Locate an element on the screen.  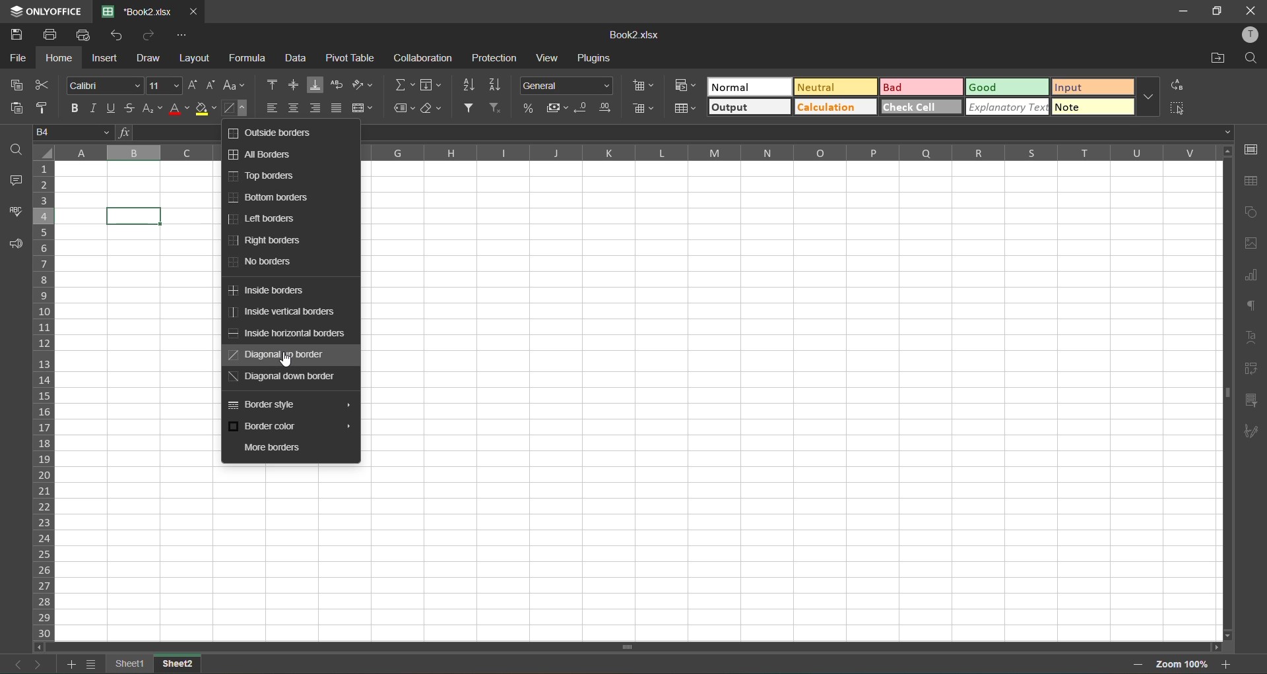
align left is located at coordinates (274, 109).